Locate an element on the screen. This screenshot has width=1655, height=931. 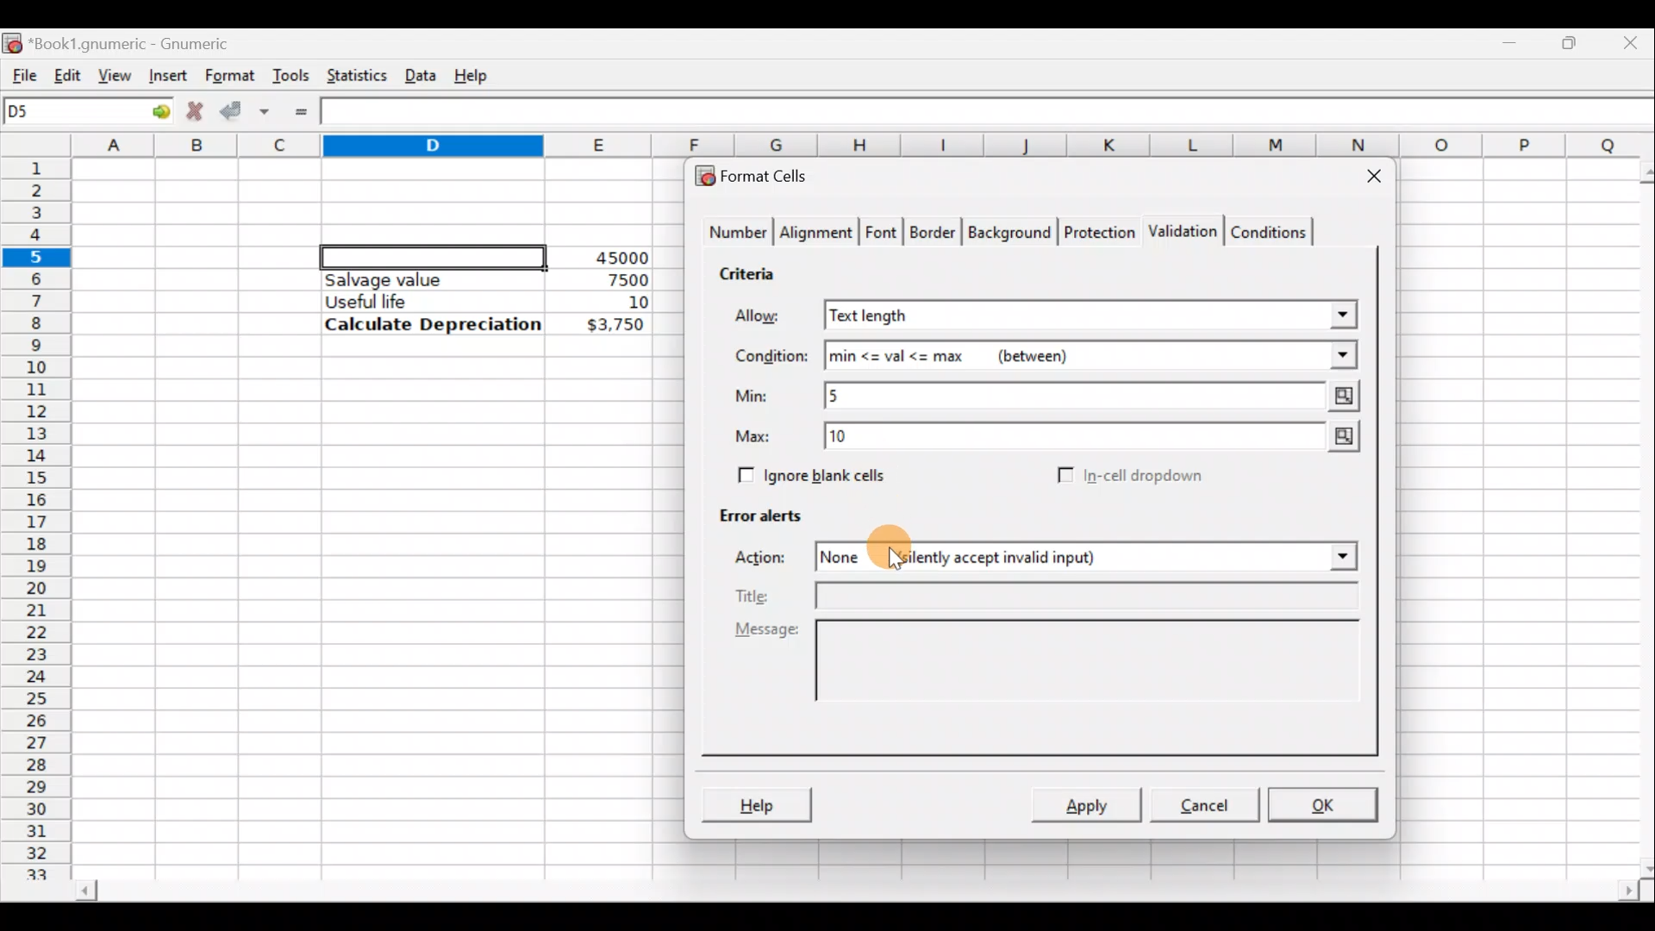
Scroll bar is located at coordinates (854, 893).